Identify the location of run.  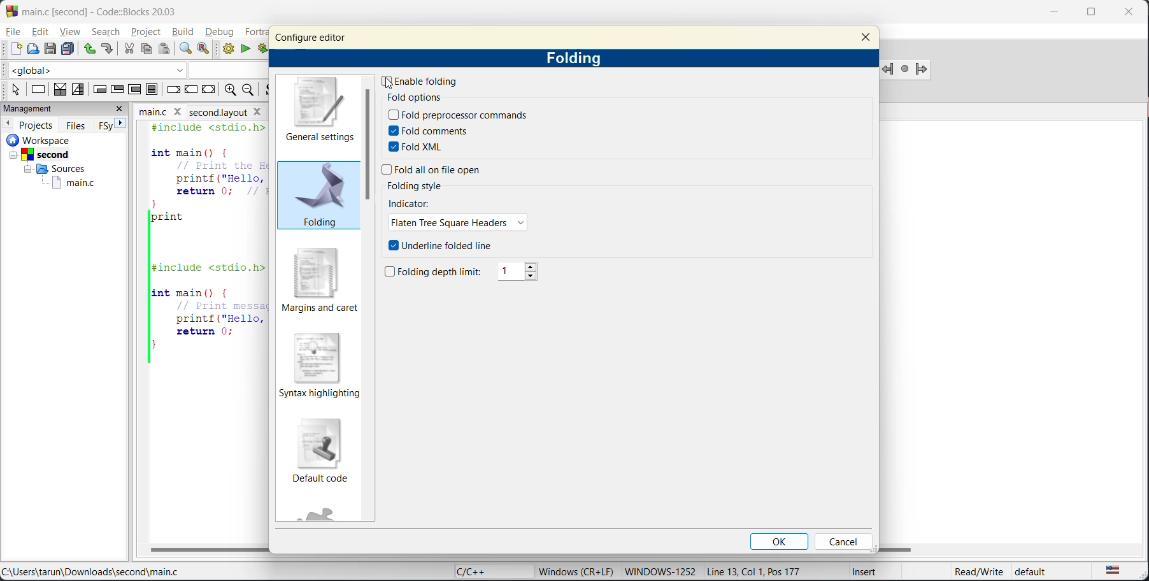
(248, 51).